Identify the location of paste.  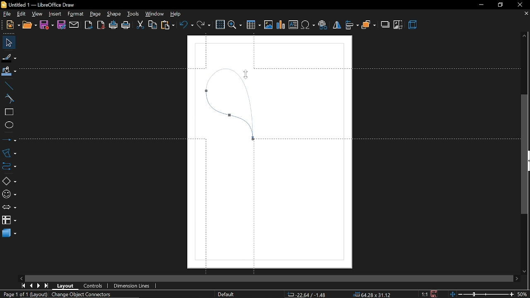
(167, 25).